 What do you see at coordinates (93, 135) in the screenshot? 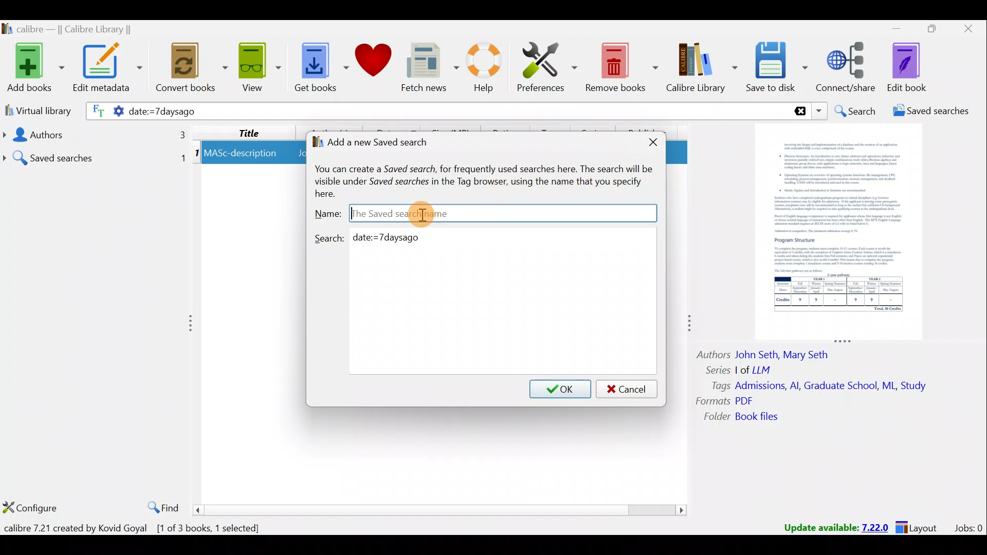
I see `Authors` at bounding box center [93, 135].